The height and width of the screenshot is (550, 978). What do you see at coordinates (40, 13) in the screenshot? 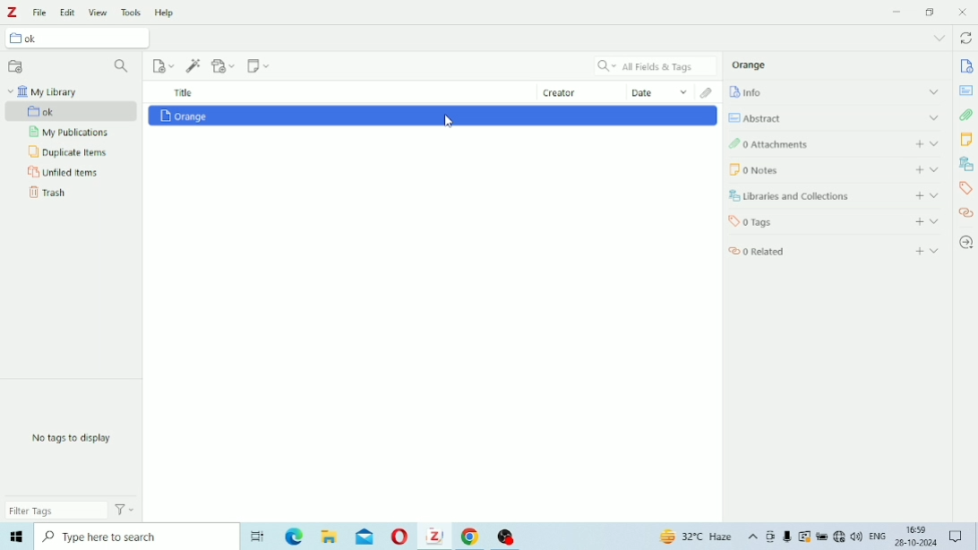
I see `File` at bounding box center [40, 13].